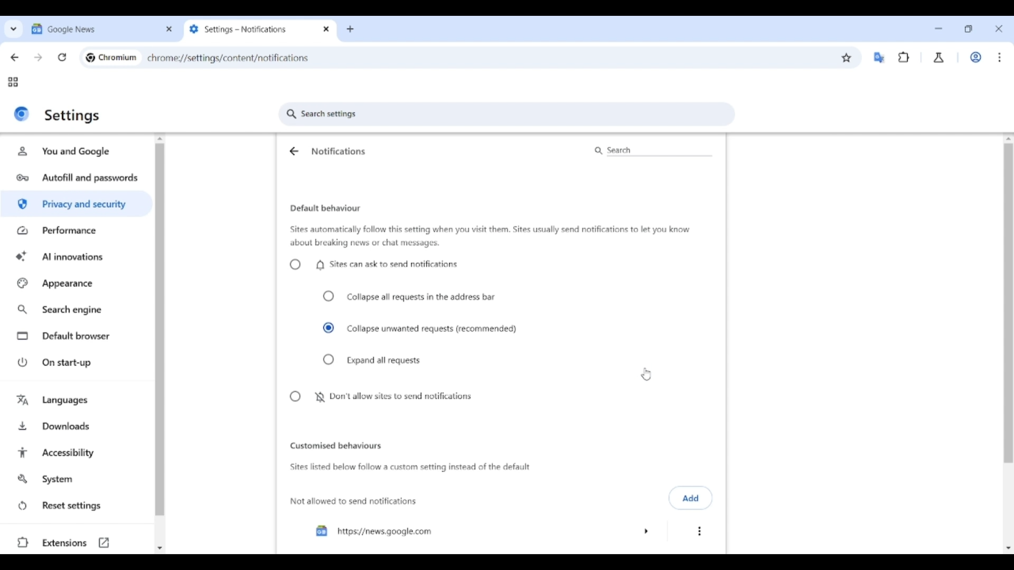 This screenshot has height=570, width=1014. What do you see at coordinates (75, 543) in the screenshot?
I see `Extensions` at bounding box center [75, 543].